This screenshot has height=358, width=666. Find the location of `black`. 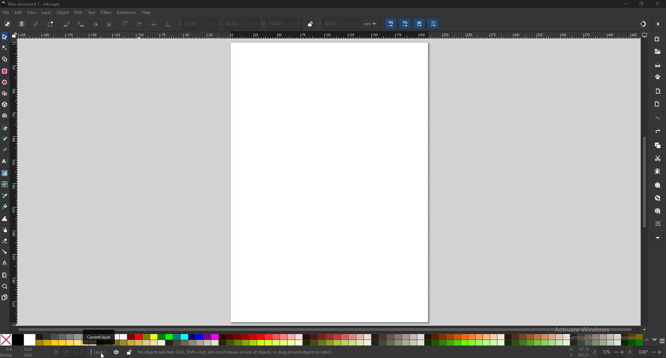

black is located at coordinates (18, 340).